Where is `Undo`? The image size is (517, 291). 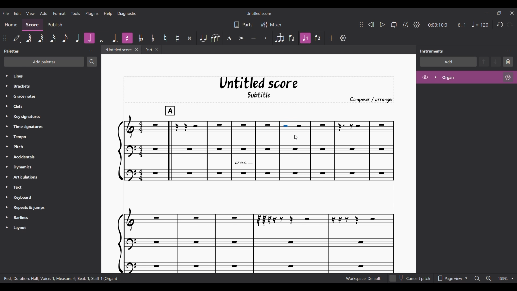 Undo is located at coordinates (500, 25).